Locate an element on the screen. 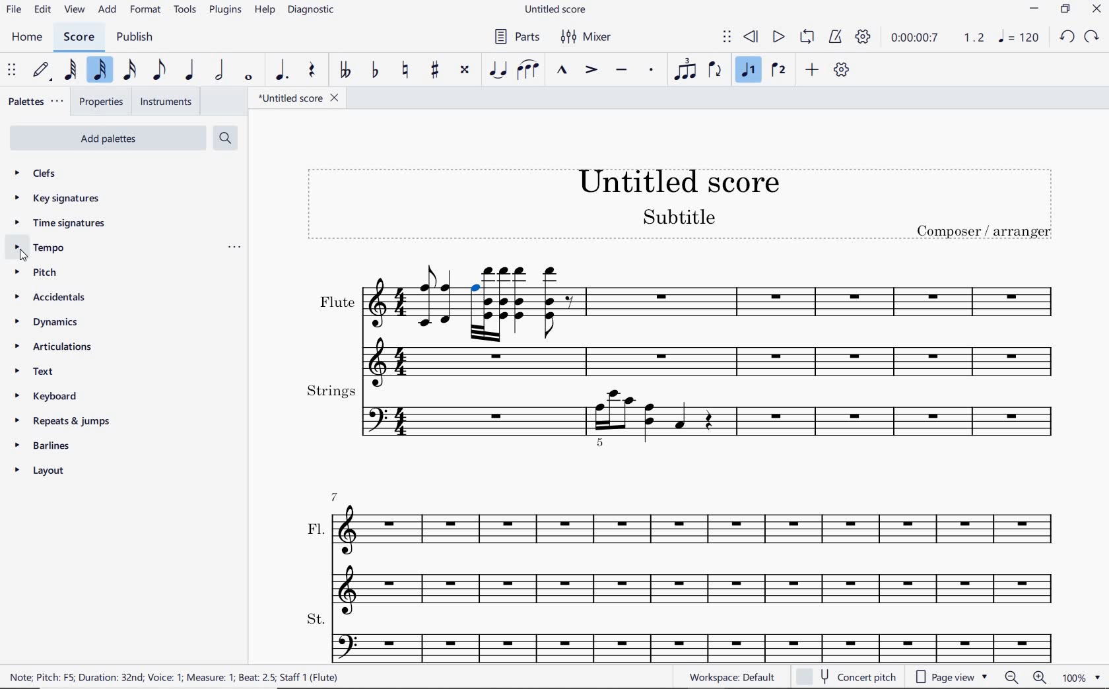 This screenshot has height=689, width=1109. text is located at coordinates (50, 371).